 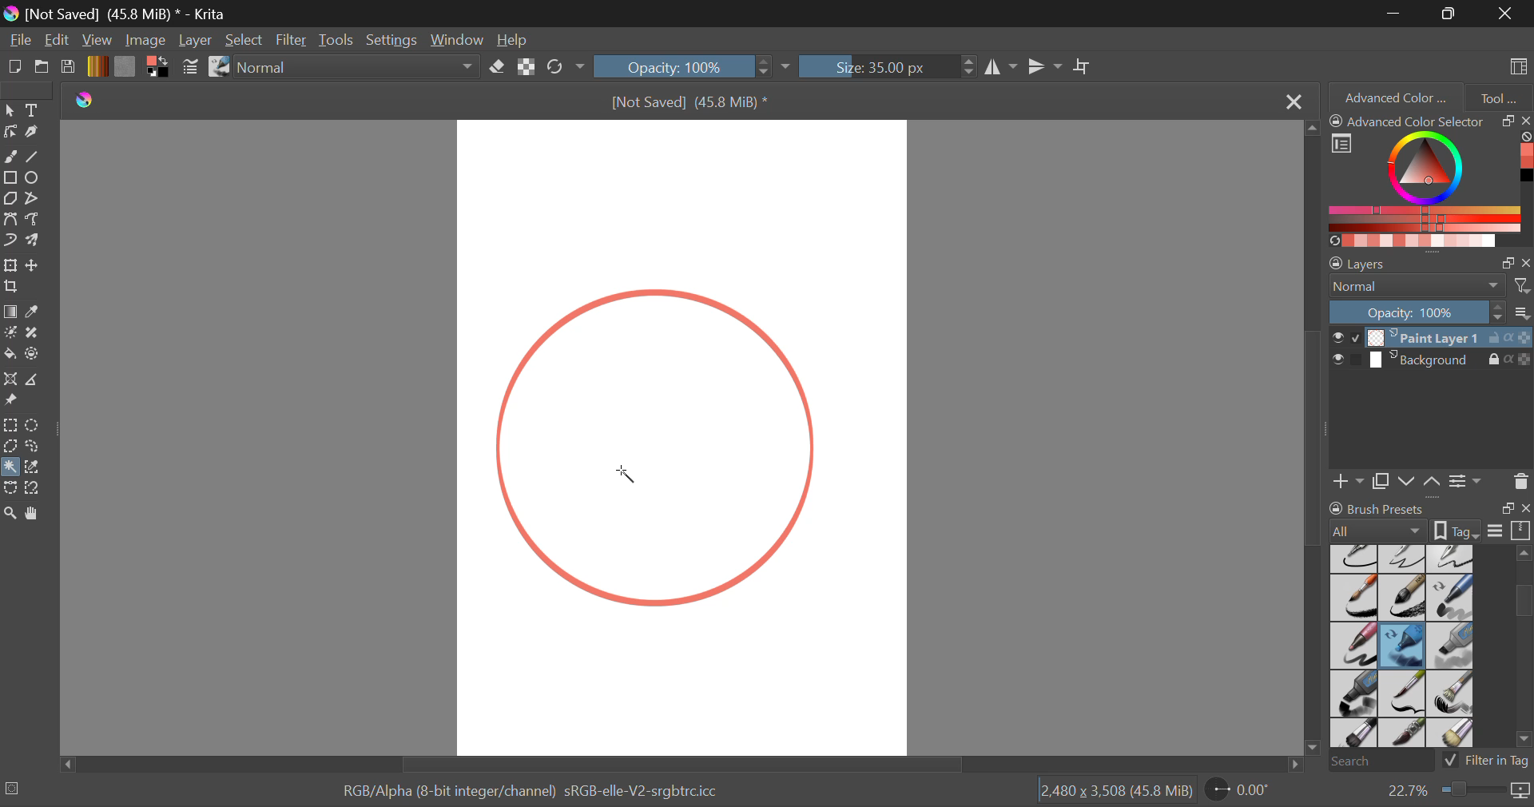 I want to click on Filter in Tag, so click(x=1487, y=759).